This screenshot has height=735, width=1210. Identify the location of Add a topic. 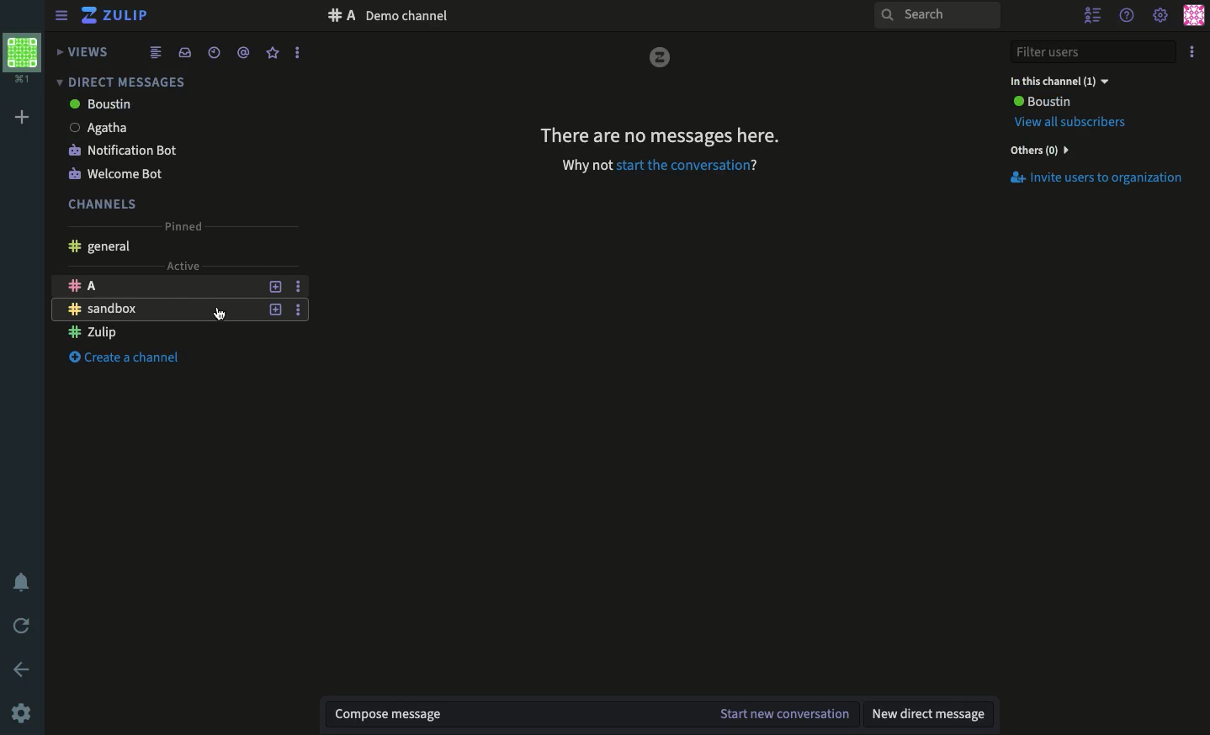
(278, 309).